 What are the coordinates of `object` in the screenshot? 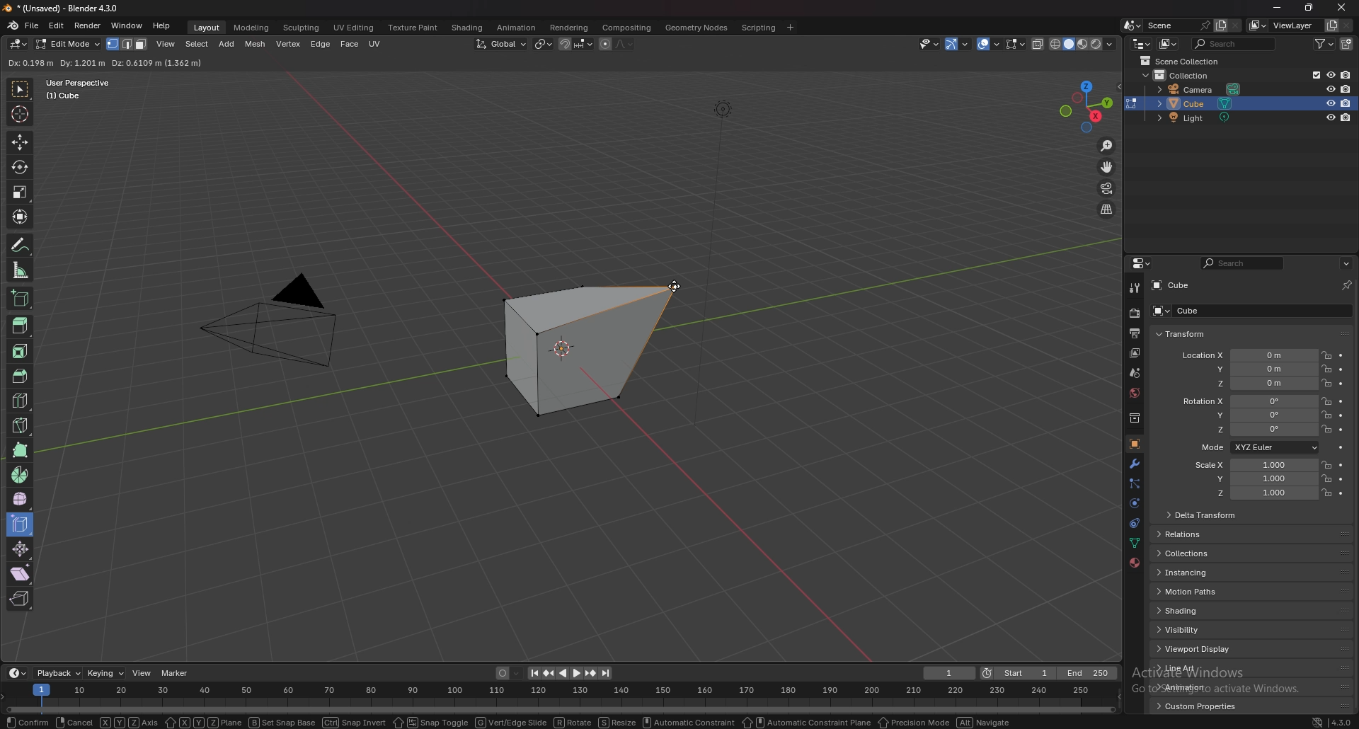 It's located at (1135, 444).